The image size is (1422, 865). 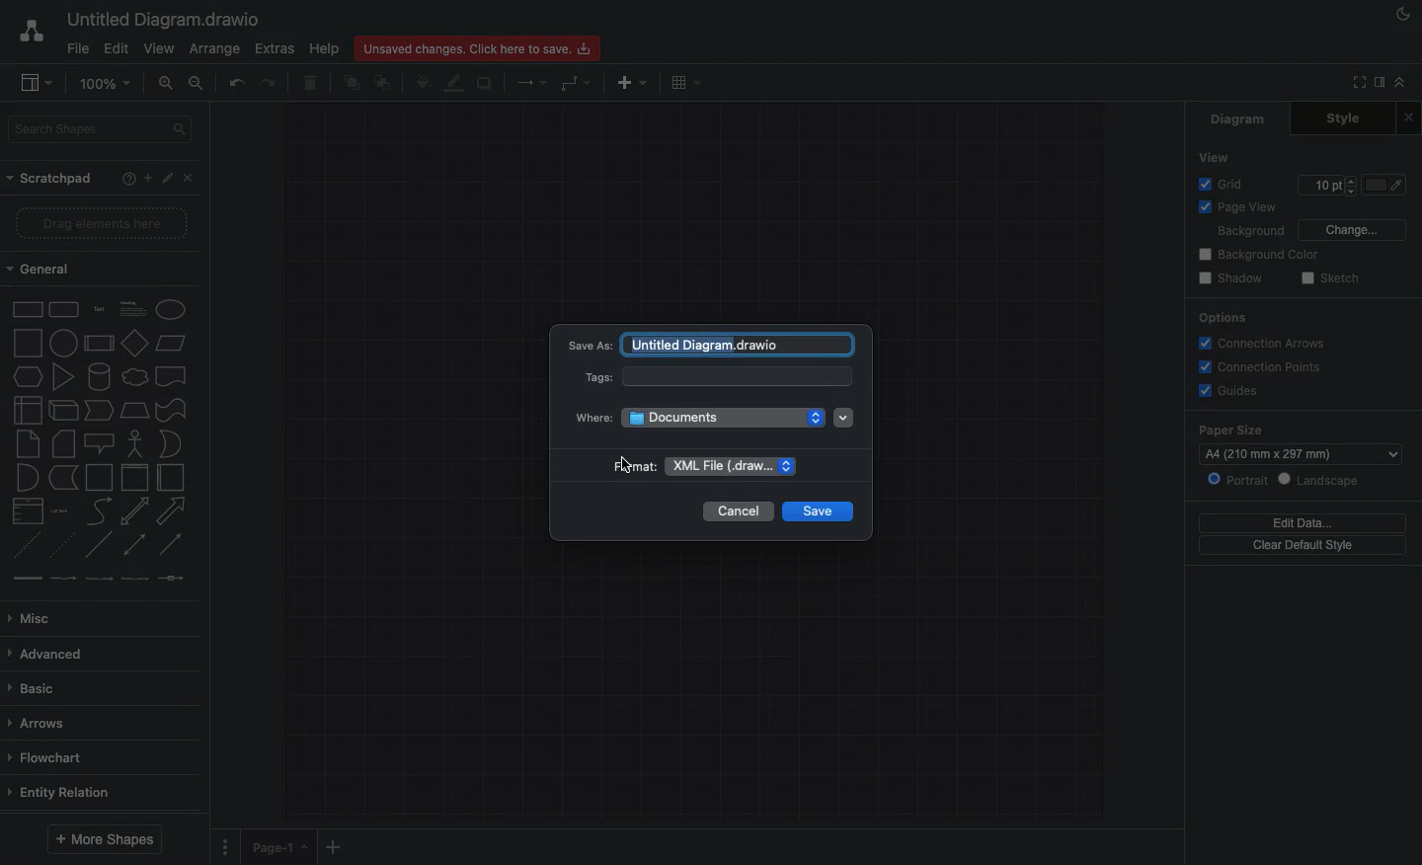 What do you see at coordinates (1327, 479) in the screenshot?
I see `Landscape` at bounding box center [1327, 479].